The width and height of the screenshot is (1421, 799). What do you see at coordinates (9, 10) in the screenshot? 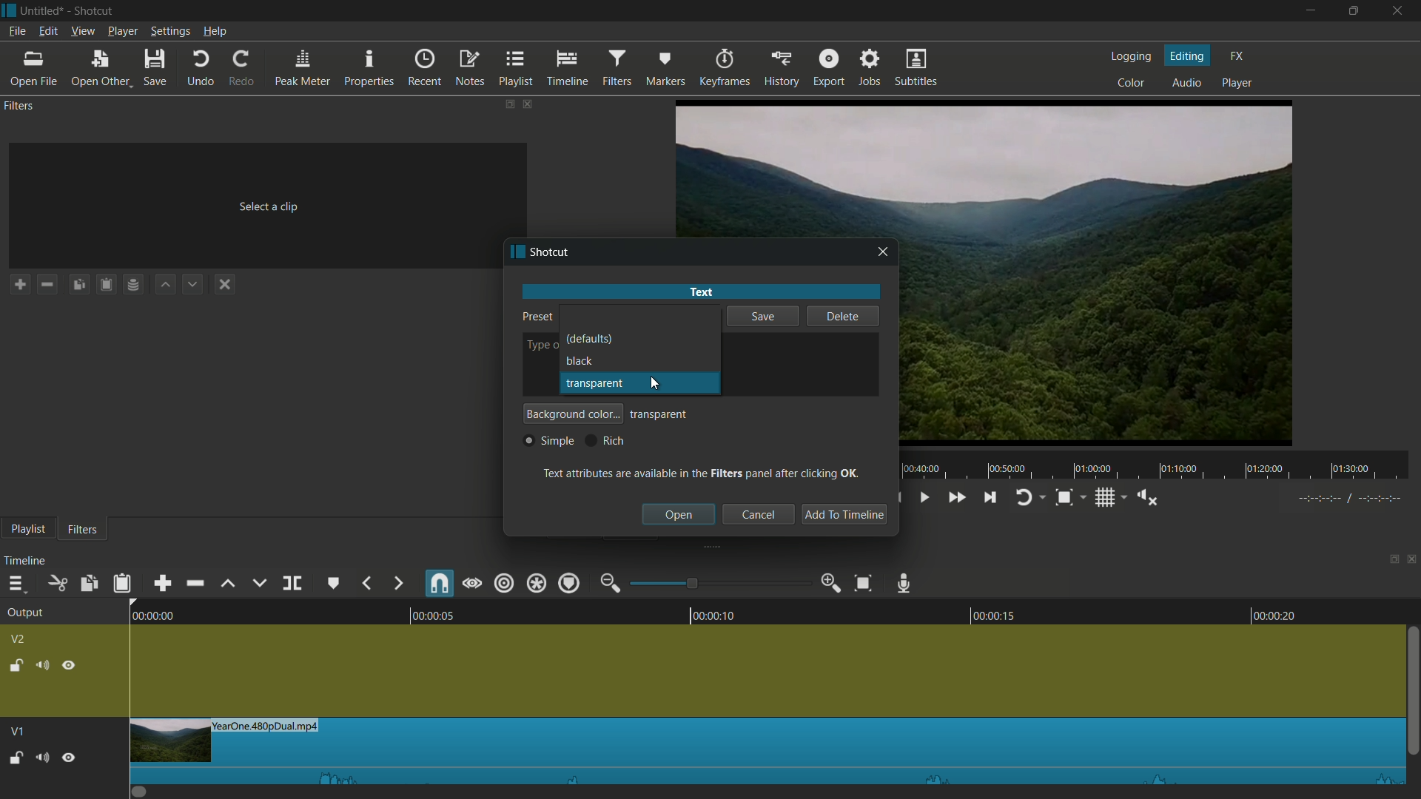
I see `app icon` at bounding box center [9, 10].